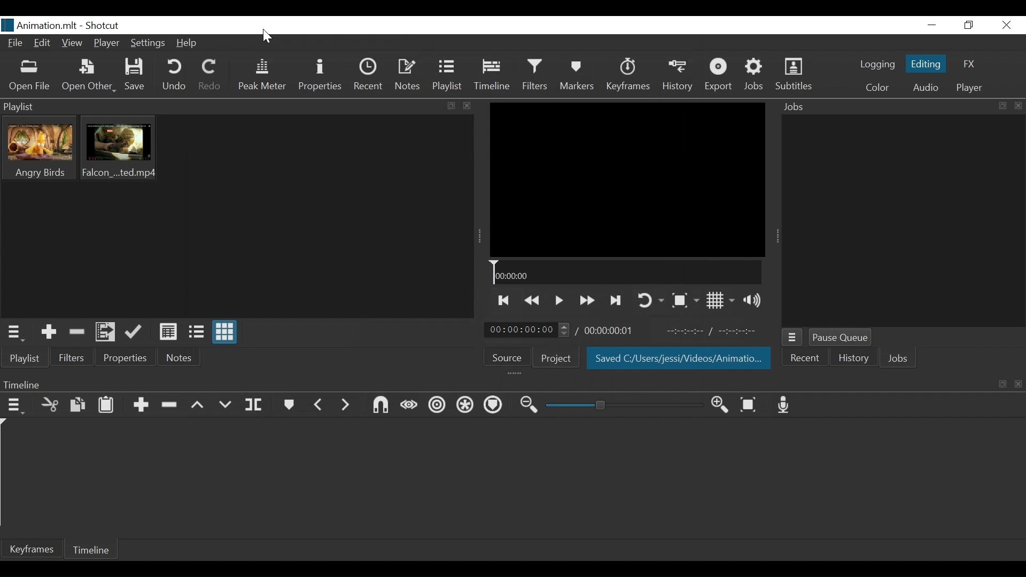 The image size is (1026, 577). I want to click on View as Detail, so click(168, 334).